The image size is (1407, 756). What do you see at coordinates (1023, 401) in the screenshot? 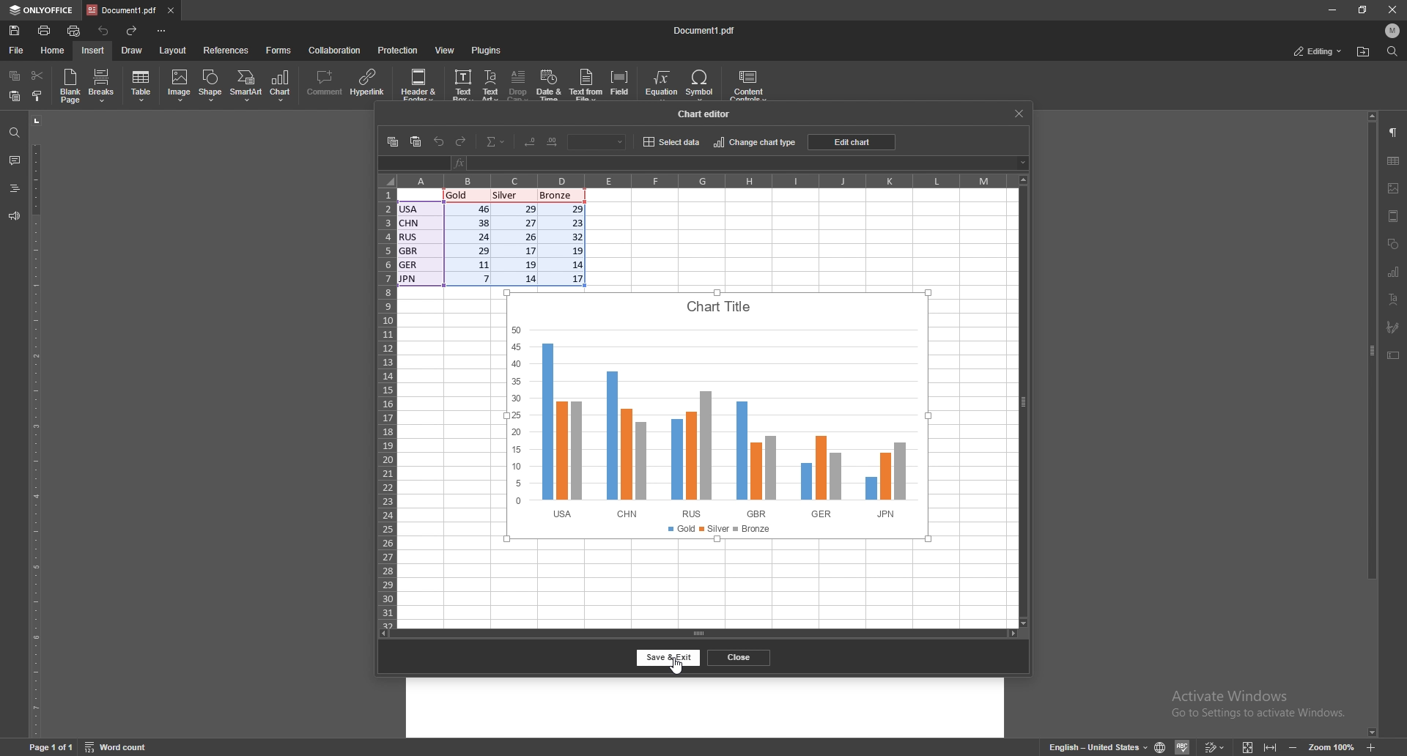
I see `scroll bar` at bounding box center [1023, 401].